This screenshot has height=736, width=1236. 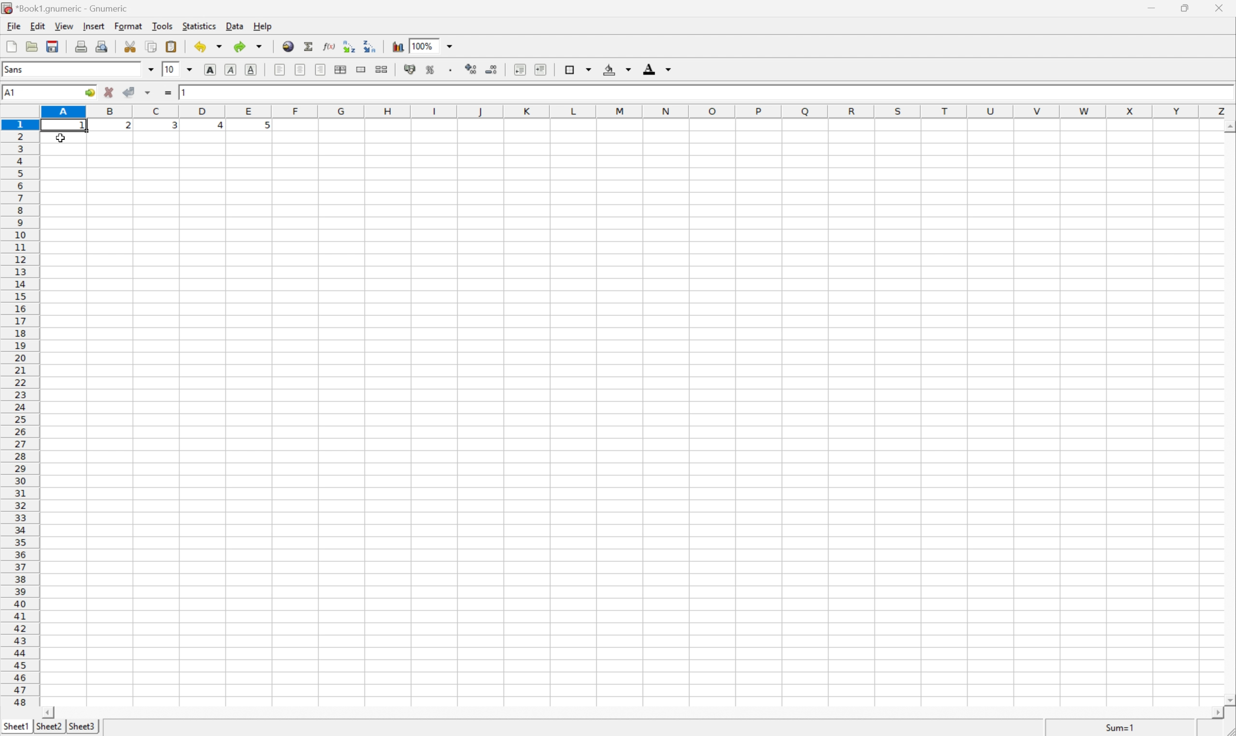 What do you see at coordinates (174, 127) in the screenshot?
I see `3` at bounding box center [174, 127].